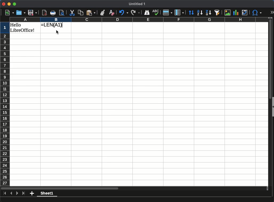 The width and height of the screenshot is (274, 202). What do you see at coordinates (244, 12) in the screenshot?
I see `pivot table` at bounding box center [244, 12].